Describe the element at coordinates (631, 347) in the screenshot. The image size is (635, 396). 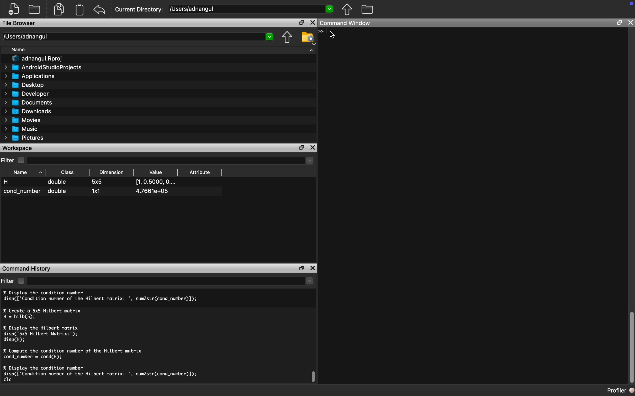
I see `Scroll` at that location.